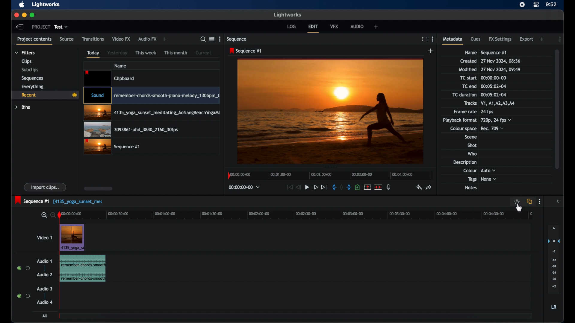  I want to click on clips, so click(27, 61).